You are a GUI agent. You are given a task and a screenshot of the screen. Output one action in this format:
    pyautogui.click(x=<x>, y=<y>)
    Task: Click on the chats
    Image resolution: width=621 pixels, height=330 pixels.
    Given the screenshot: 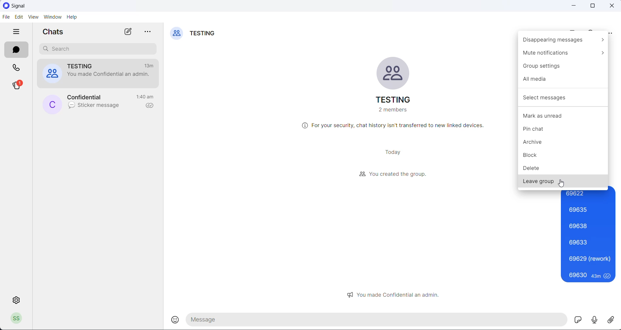 What is the action you would take?
    pyautogui.click(x=17, y=49)
    